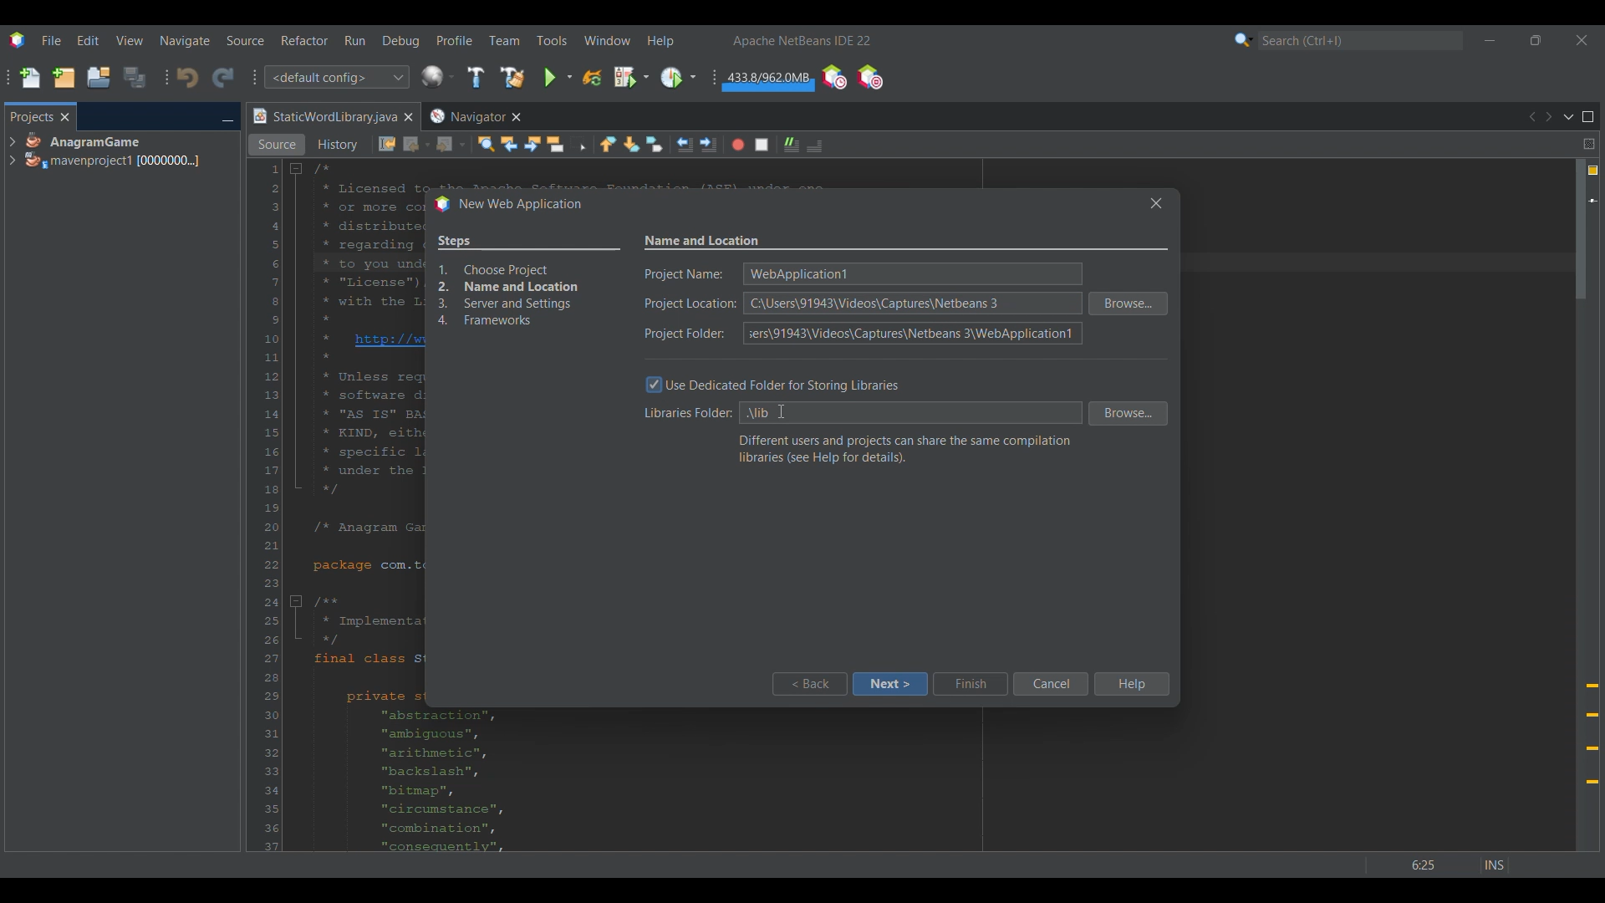 The width and height of the screenshot is (1605, 903). Describe the element at coordinates (762, 145) in the screenshot. I see `Stop macro recording` at that location.